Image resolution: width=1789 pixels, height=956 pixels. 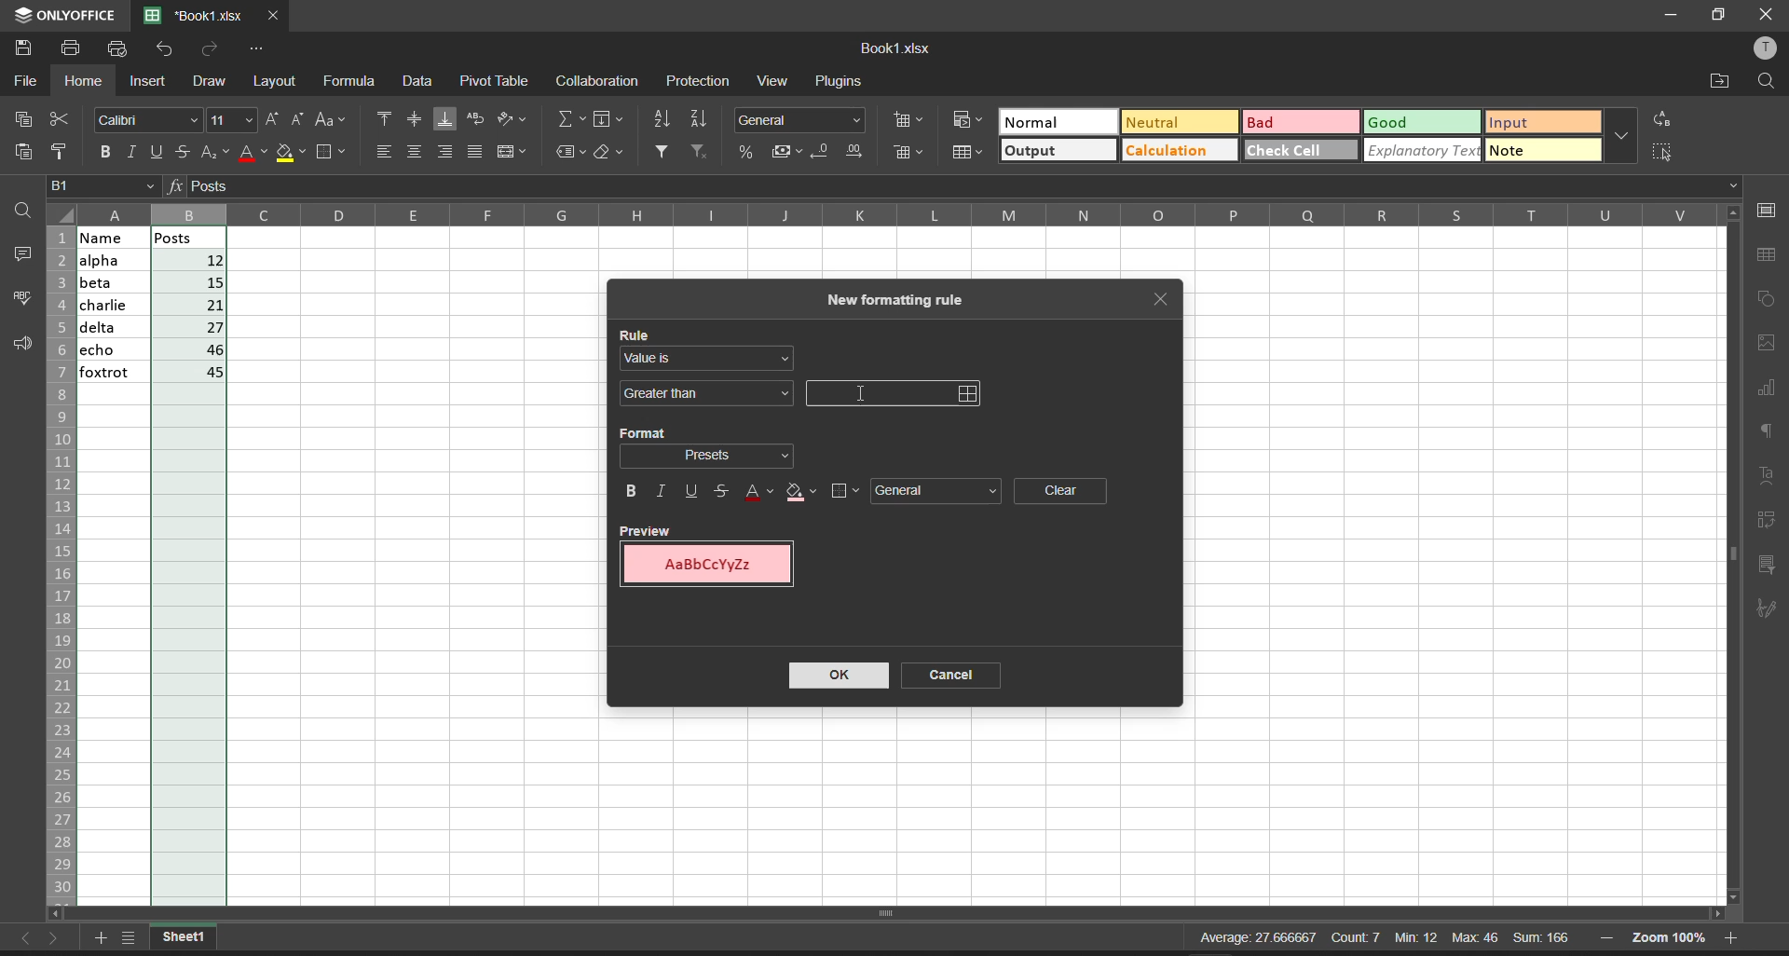 What do you see at coordinates (17, 936) in the screenshot?
I see `move to the sheet left` at bounding box center [17, 936].